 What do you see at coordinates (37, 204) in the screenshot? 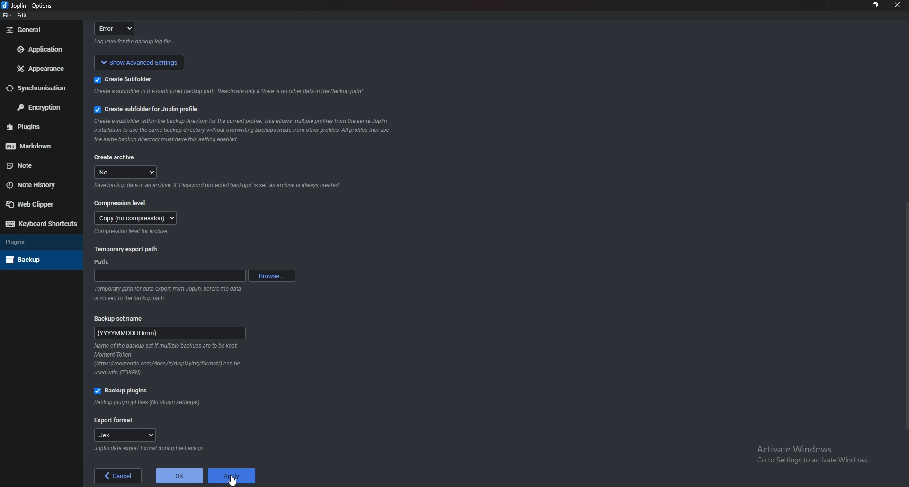
I see `Web Clipper` at bounding box center [37, 204].